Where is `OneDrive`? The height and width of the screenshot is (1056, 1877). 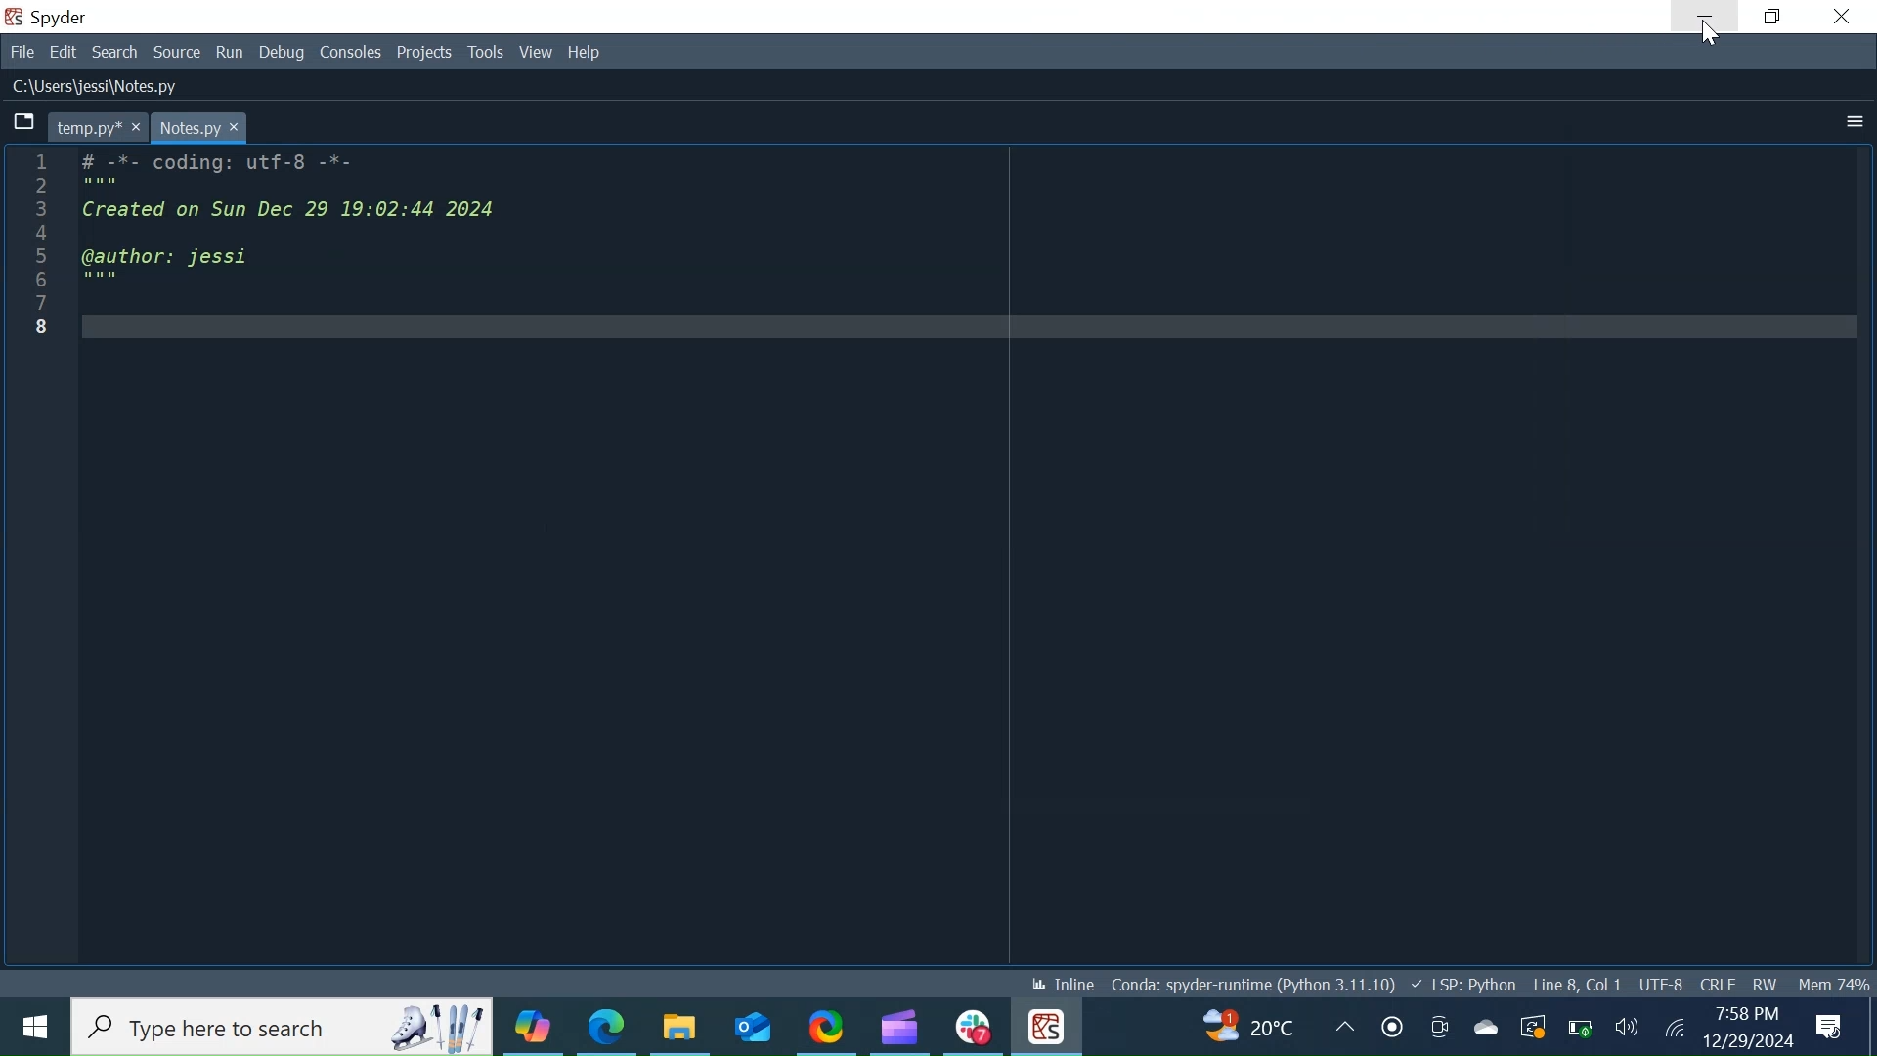
OneDrive is located at coordinates (1481, 1026).